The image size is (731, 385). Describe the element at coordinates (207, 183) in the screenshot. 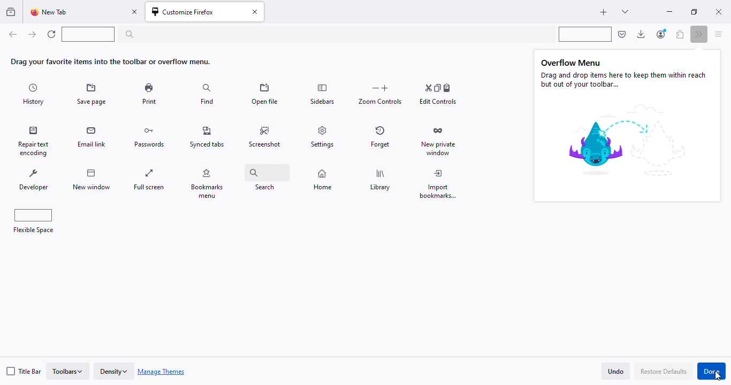

I see `bookmarks menu` at that location.